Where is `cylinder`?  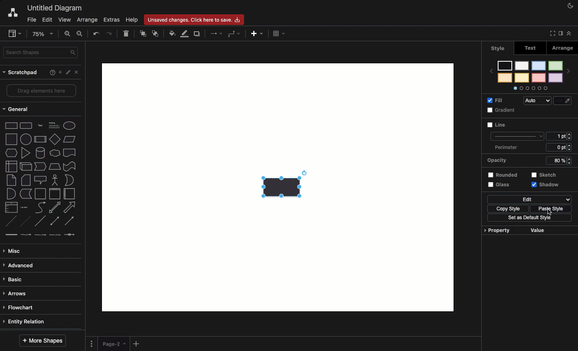
cylinder is located at coordinates (39, 153).